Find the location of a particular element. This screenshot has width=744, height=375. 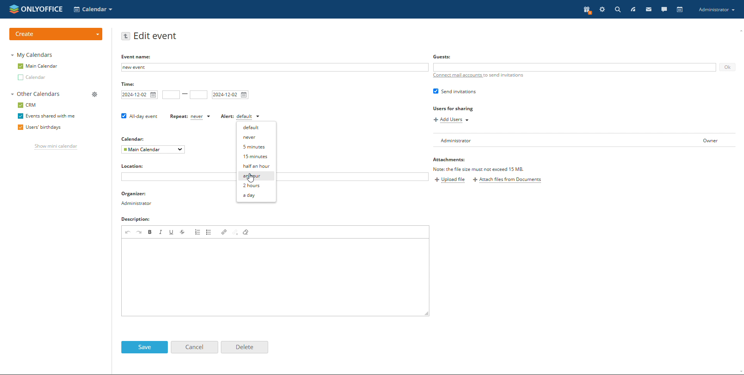

bold is located at coordinates (150, 232).